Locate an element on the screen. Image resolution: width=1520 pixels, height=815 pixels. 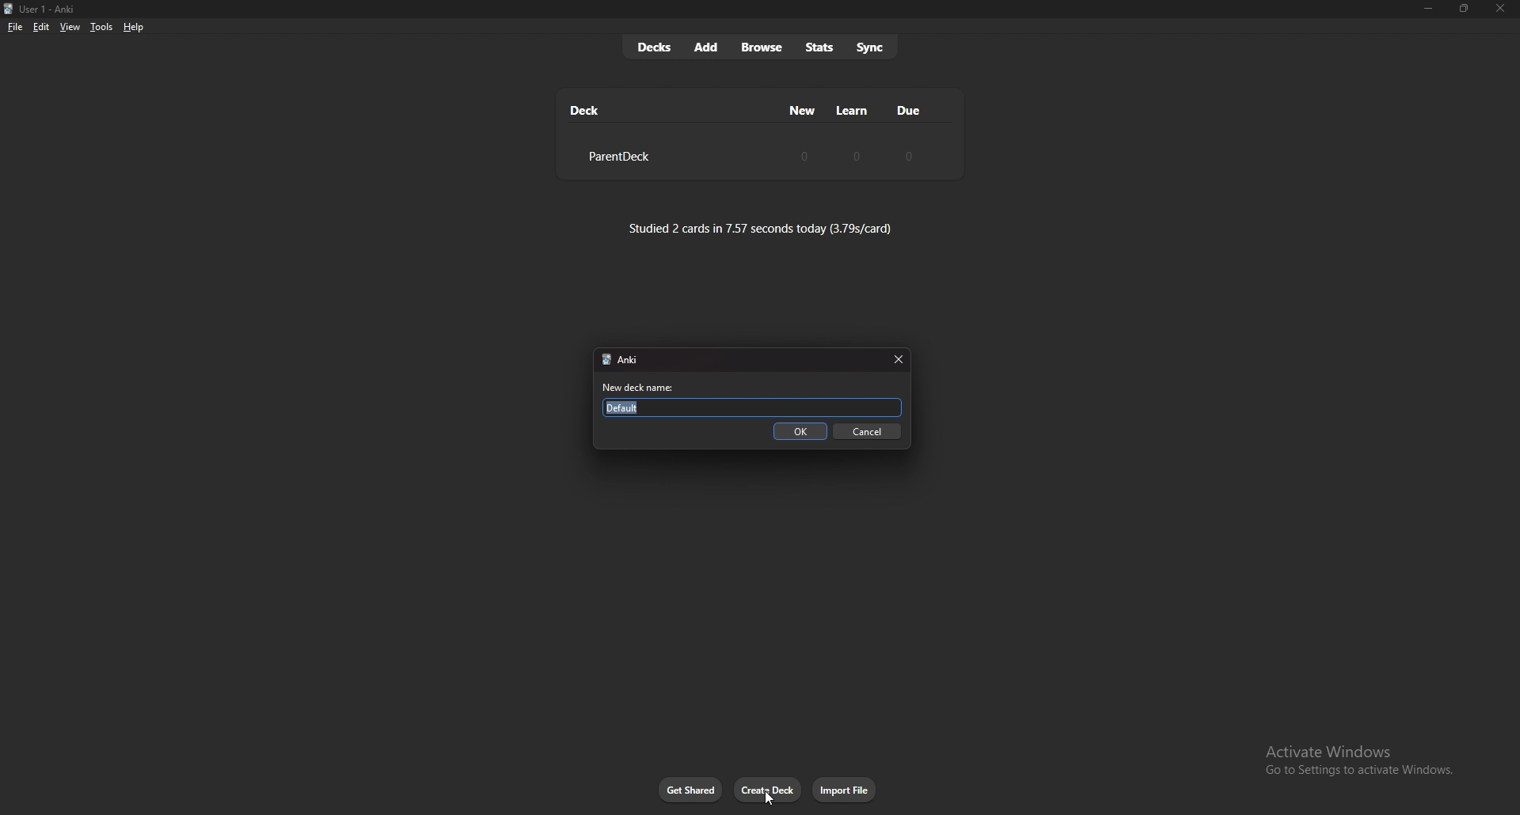
browse is located at coordinates (764, 48).